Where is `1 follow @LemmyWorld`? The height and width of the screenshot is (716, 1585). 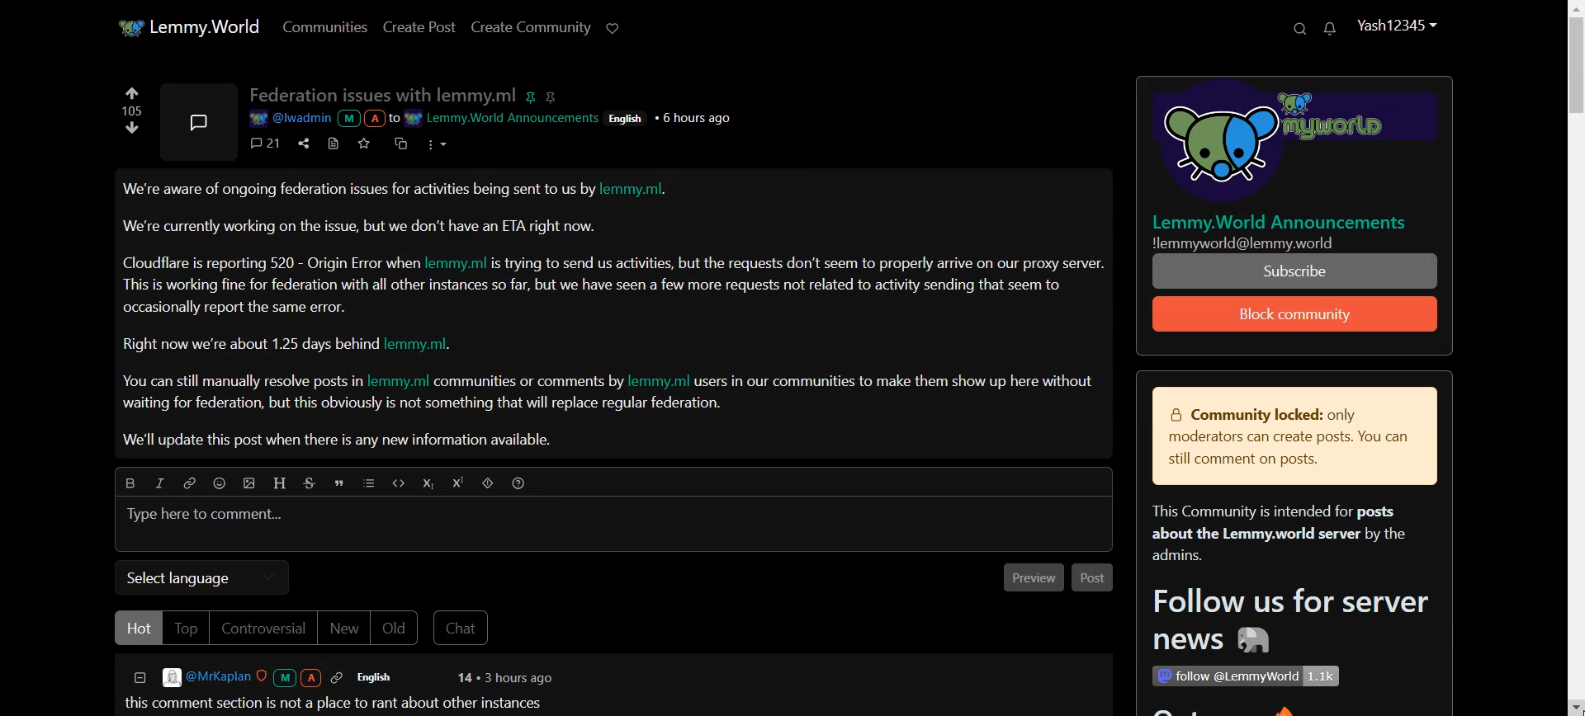 1 follow @LemmyWorld is located at coordinates (1221, 678).